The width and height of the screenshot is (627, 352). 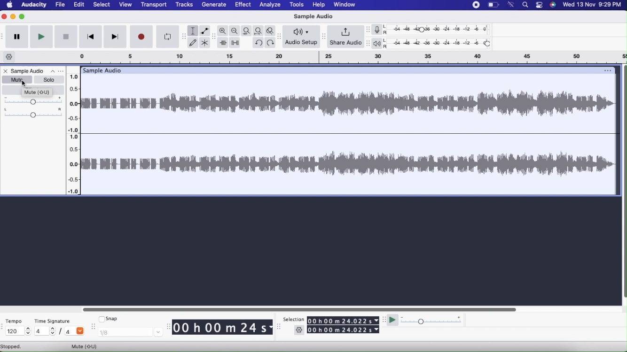 What do you see at coordinates (103, 70) in the screenshot?
I see `Sample Audio` at bounding box center [103, 70].